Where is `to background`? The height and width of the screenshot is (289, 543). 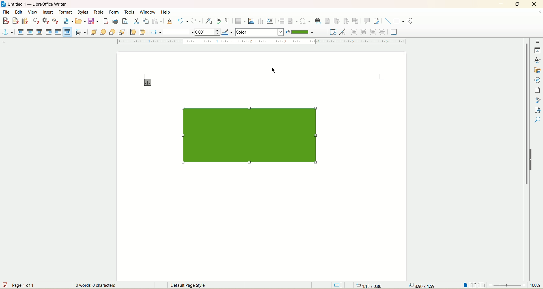
to background is located at coordinates (143, 32).